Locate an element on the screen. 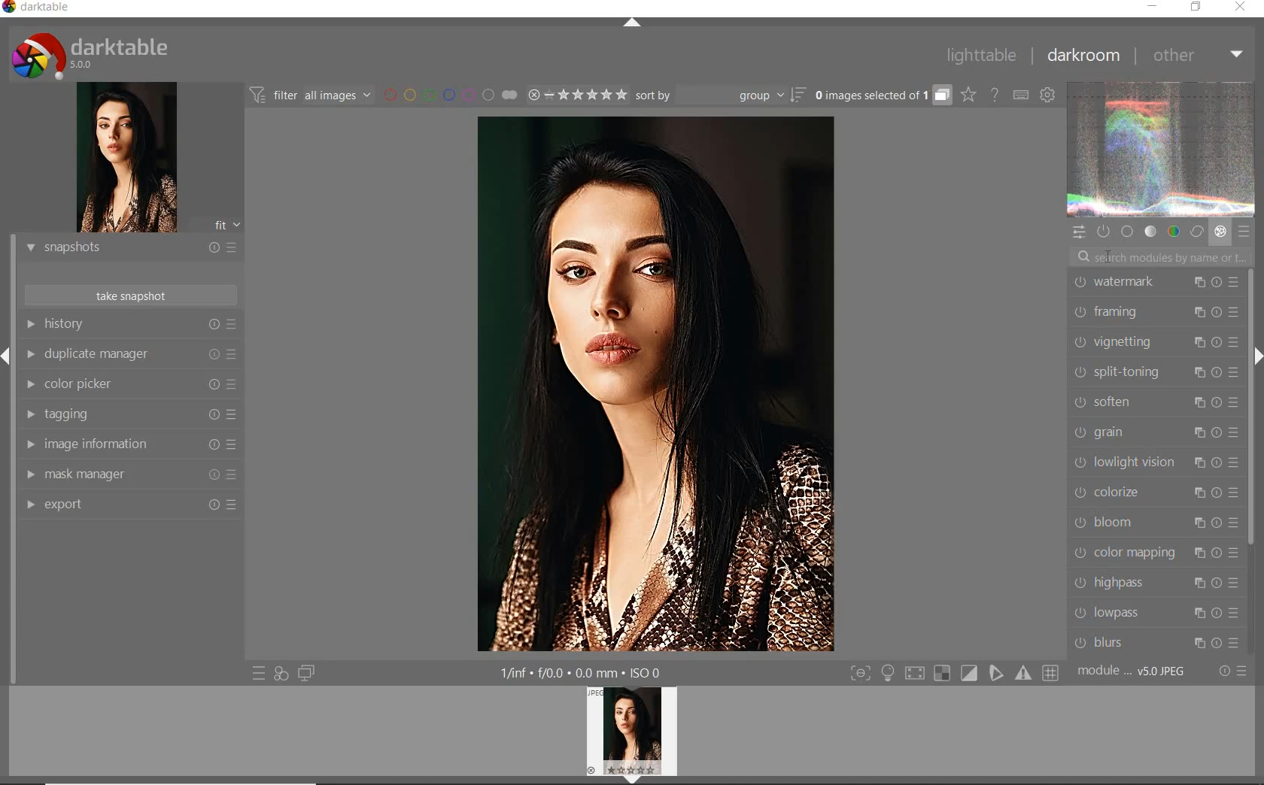 The image size is (1264, 785). filter images based on their modules is located at coordinates (311, 94).